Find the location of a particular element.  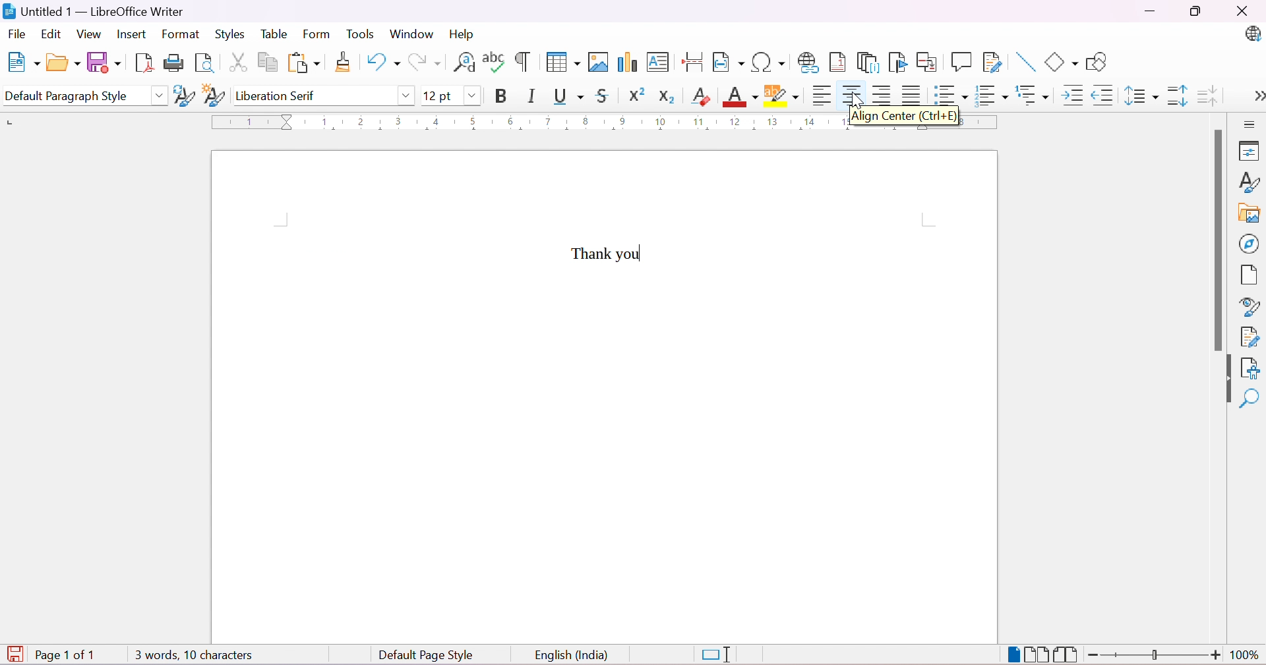

Insert Chart is located at coordinates (626, 62).